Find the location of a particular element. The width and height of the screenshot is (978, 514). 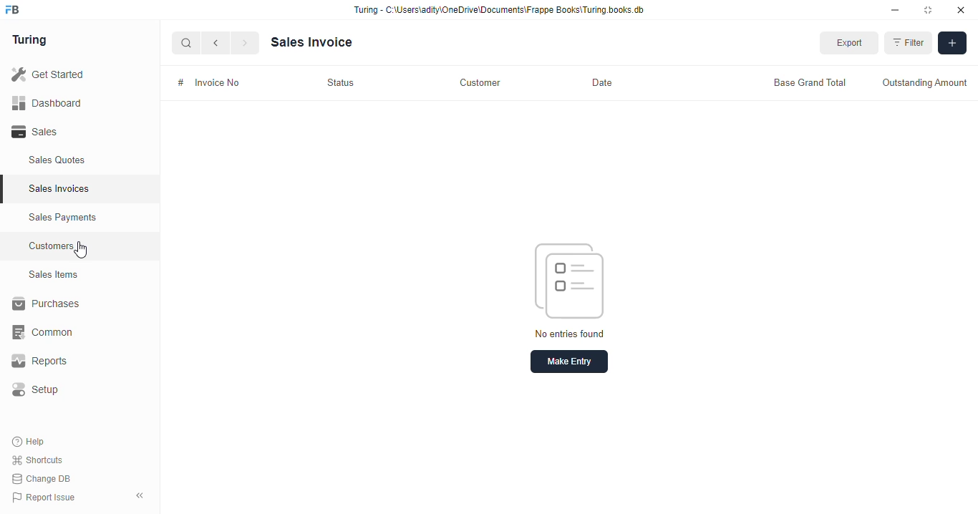

Sales Invoices is located at coordinates (84, 189).